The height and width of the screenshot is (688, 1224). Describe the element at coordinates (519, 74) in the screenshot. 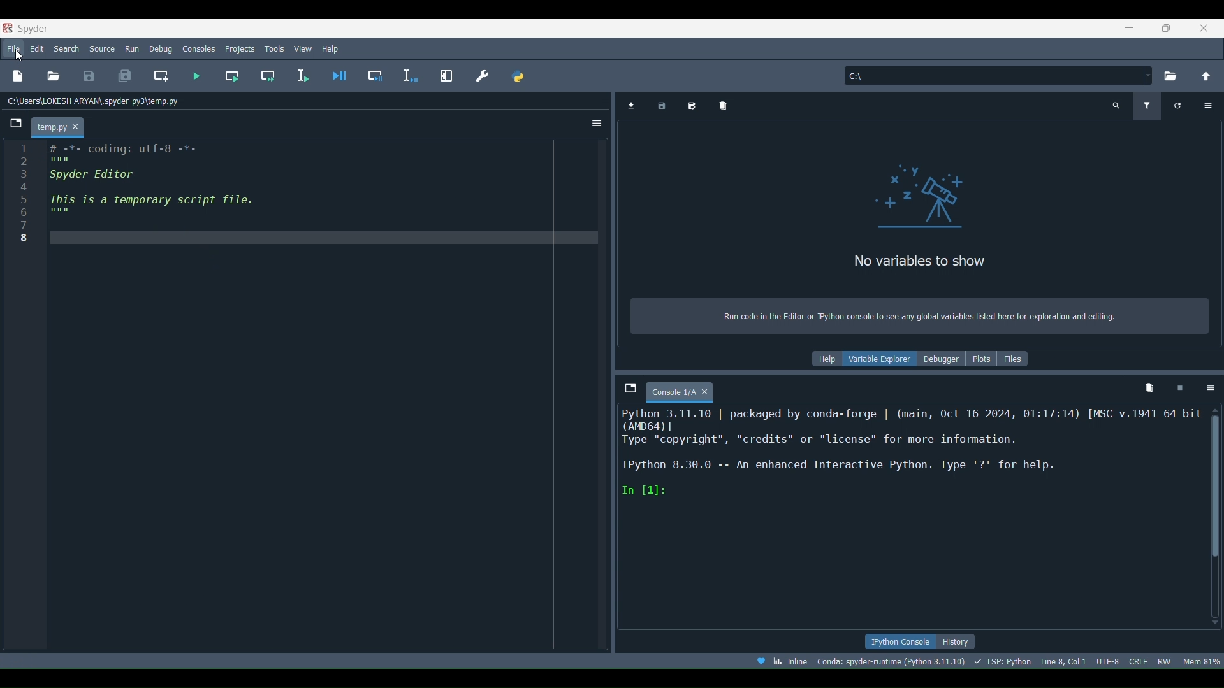

I see `PYTHONPATH manager` at that location.